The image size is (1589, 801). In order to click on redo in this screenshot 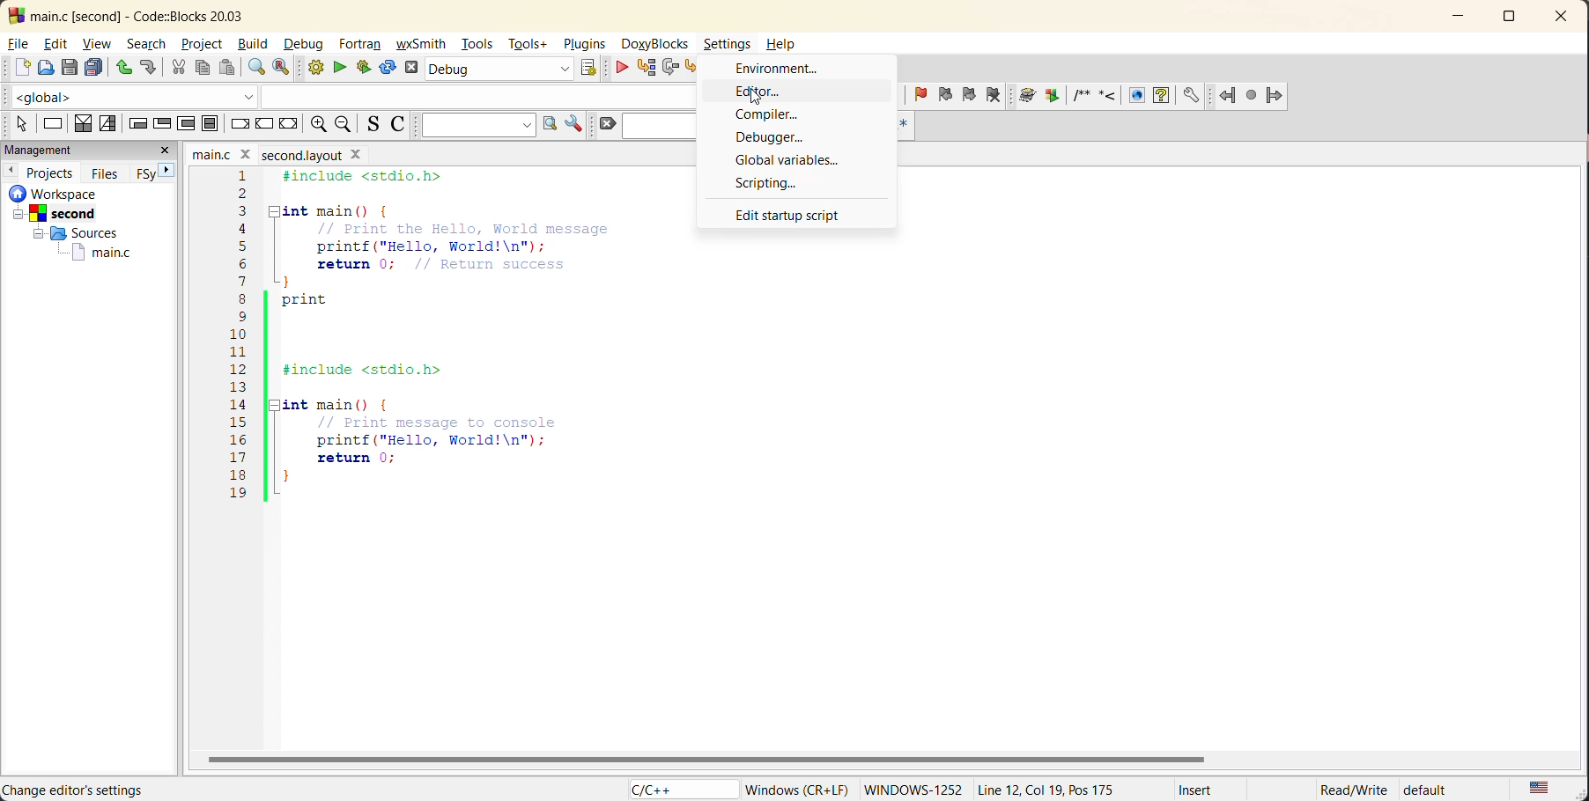, I will do `click(149, 70)`.